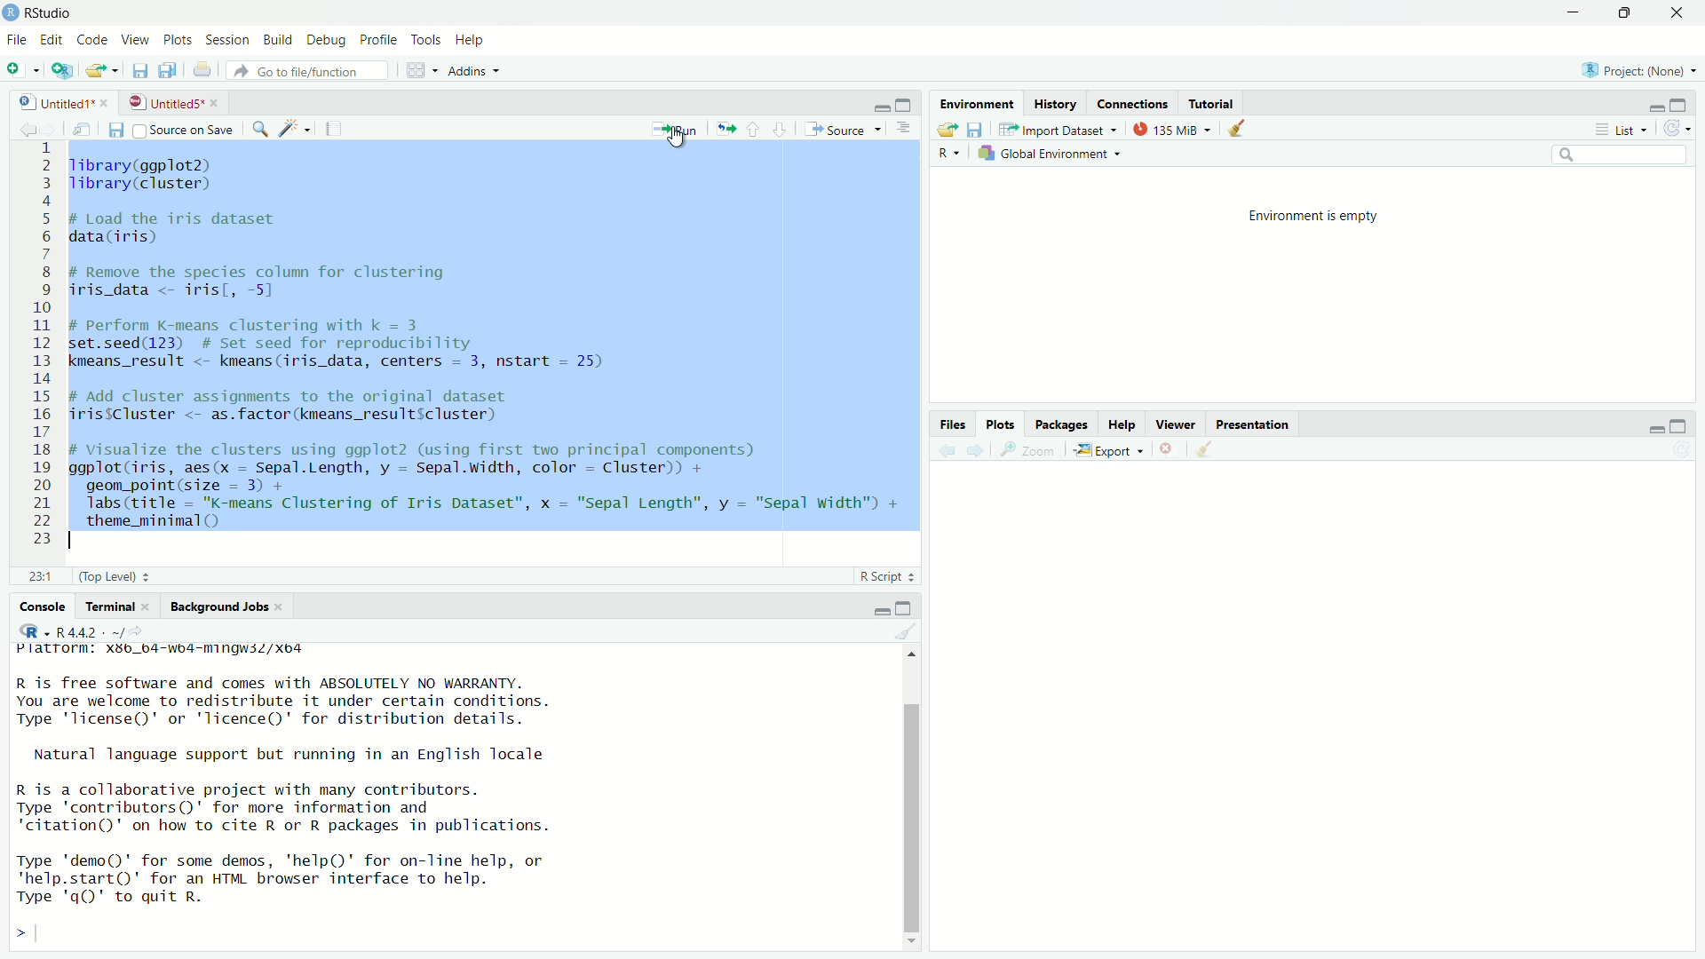 The image size is (1705, 959). I want to click on Tutorial, so click(1209, 101).